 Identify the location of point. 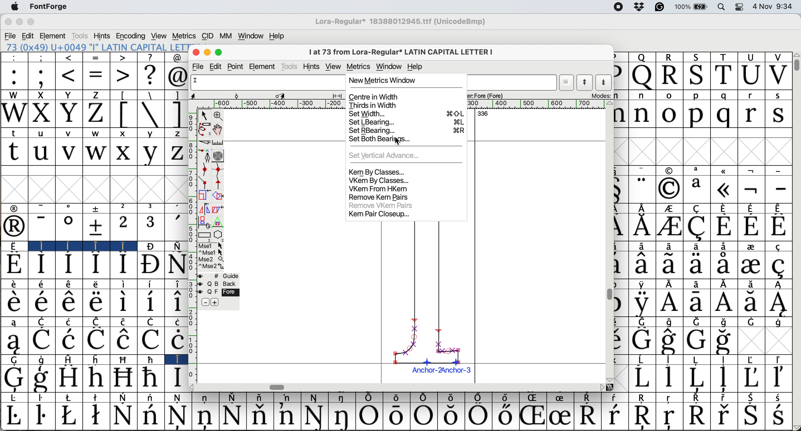
(237, 66).